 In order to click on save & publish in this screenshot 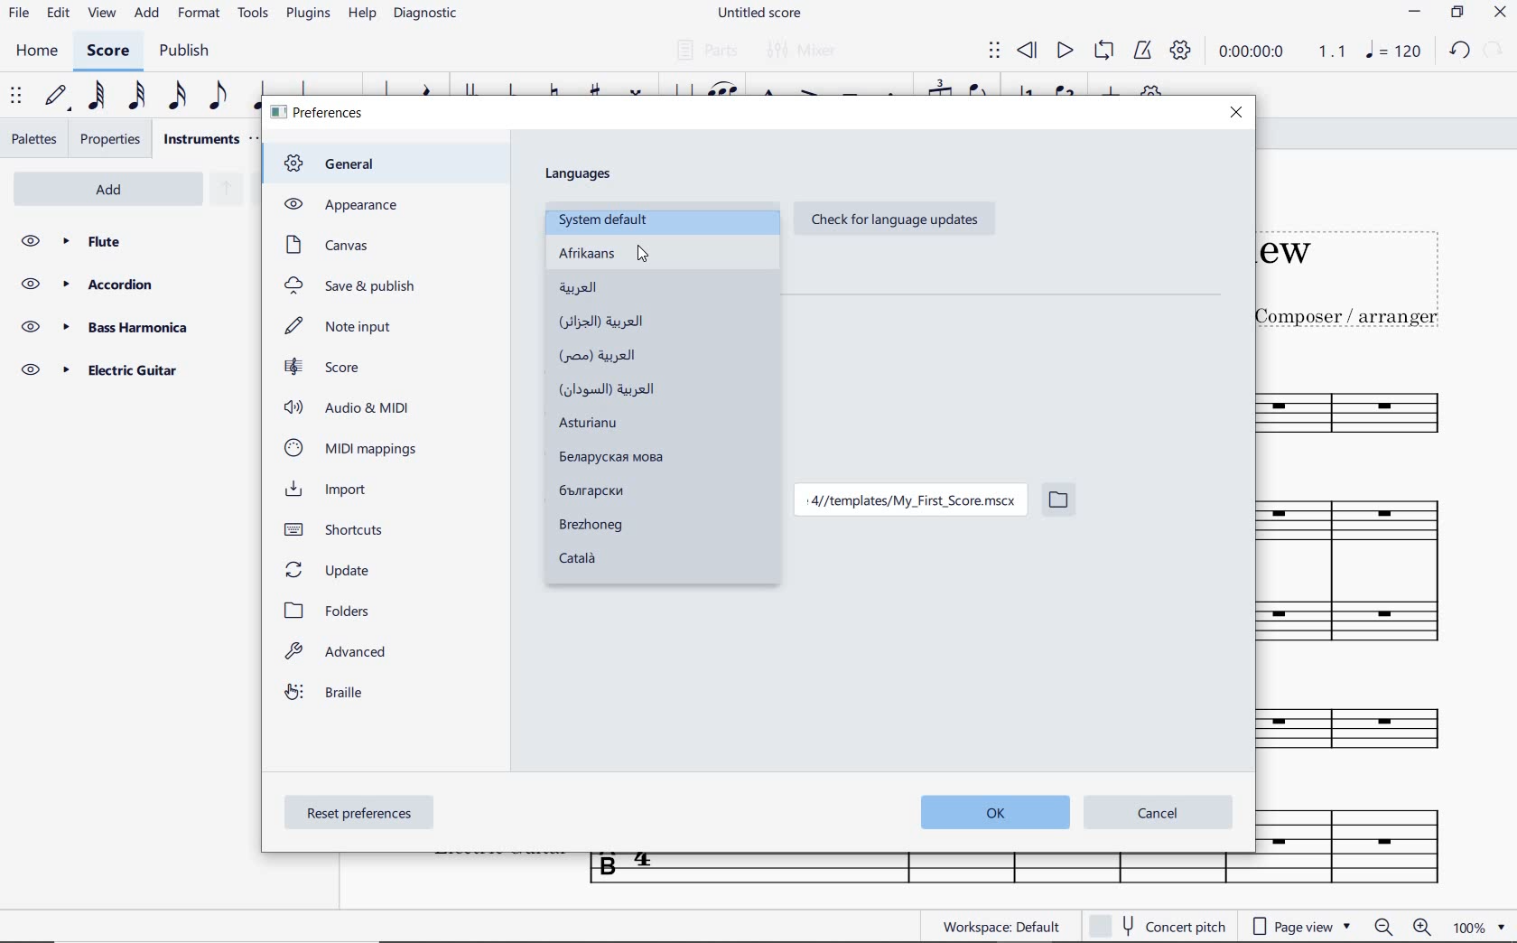, I will do `click(352, 287)`.